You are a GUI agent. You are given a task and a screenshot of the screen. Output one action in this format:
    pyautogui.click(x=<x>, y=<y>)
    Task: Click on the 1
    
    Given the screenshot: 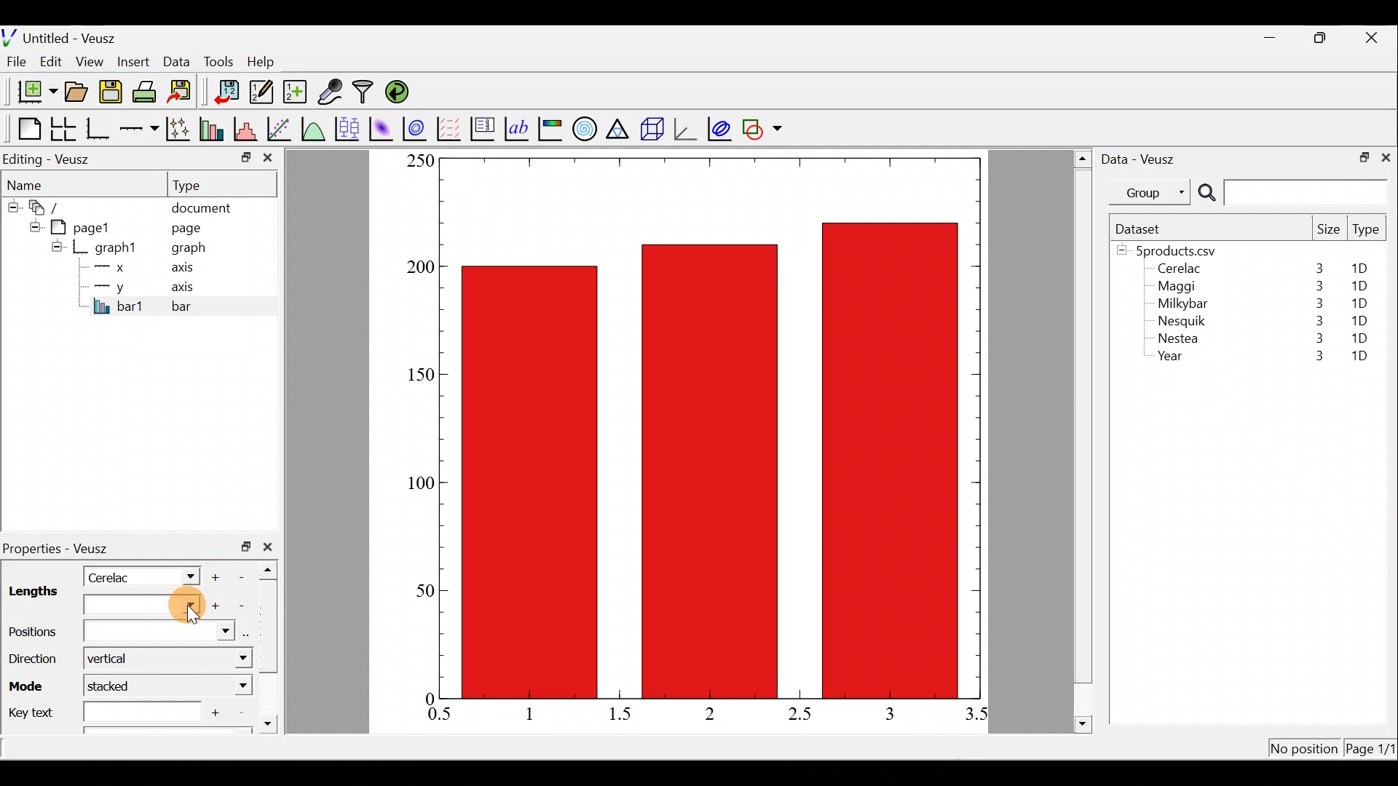 What is the action you would take?
    pyautogui.click(x=540, y=713)
    